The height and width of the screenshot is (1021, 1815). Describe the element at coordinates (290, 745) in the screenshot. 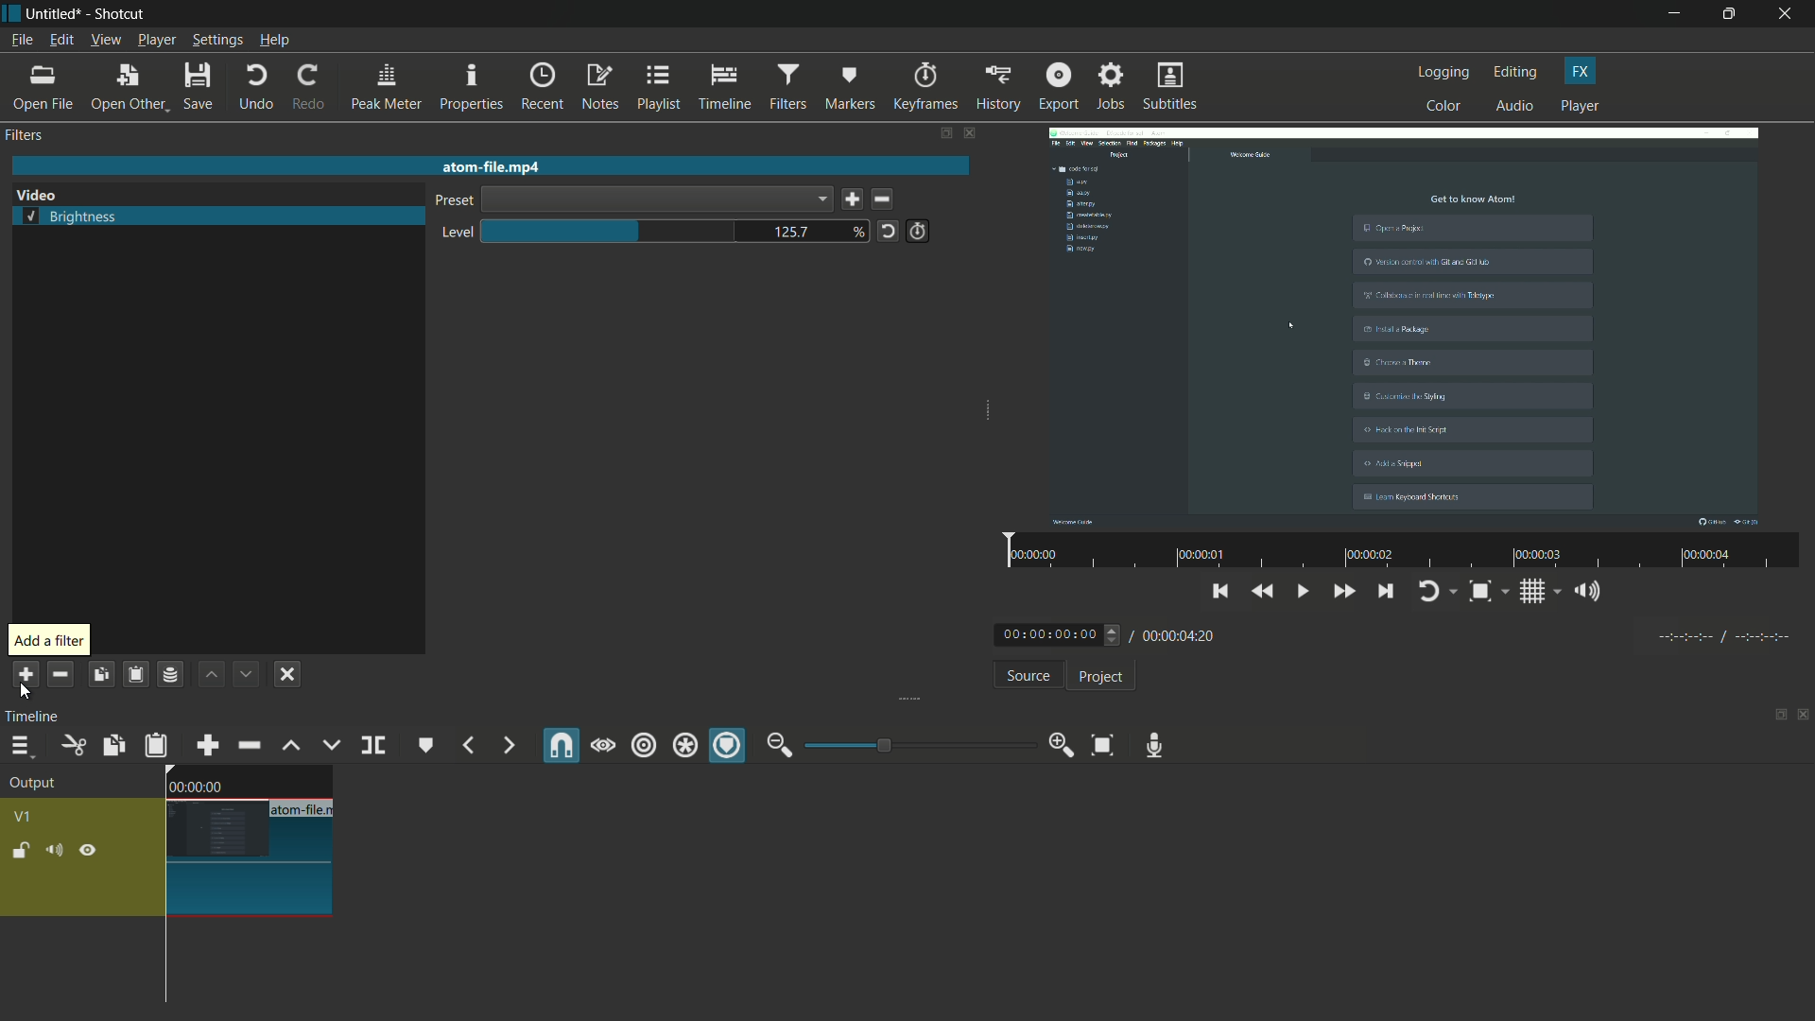

I see `lift` at that location.